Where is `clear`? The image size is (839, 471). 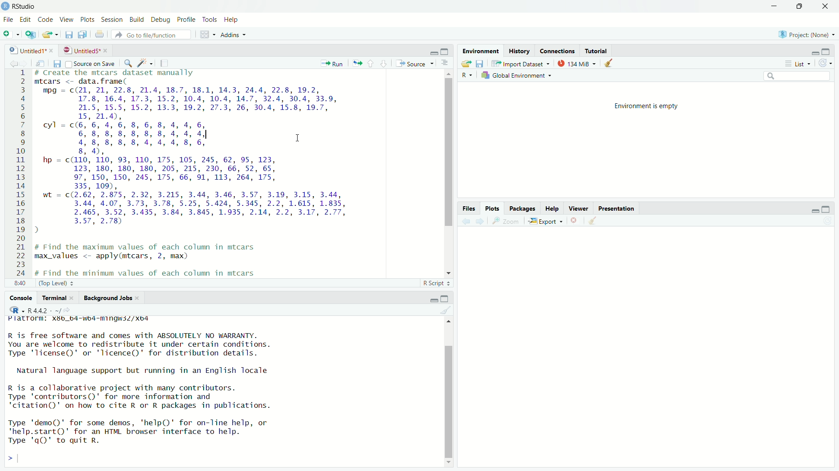 clear is located at coordinates (599, 222).